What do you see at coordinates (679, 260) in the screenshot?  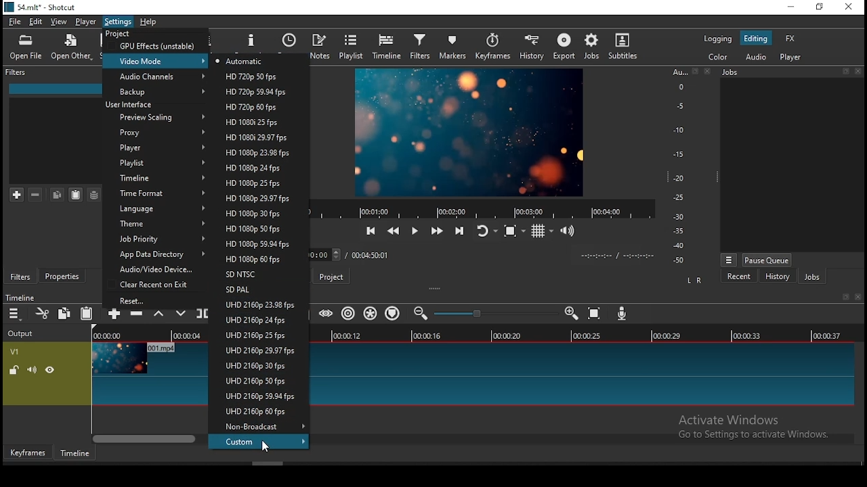 I see `-50` at bounding box center [679, 260].